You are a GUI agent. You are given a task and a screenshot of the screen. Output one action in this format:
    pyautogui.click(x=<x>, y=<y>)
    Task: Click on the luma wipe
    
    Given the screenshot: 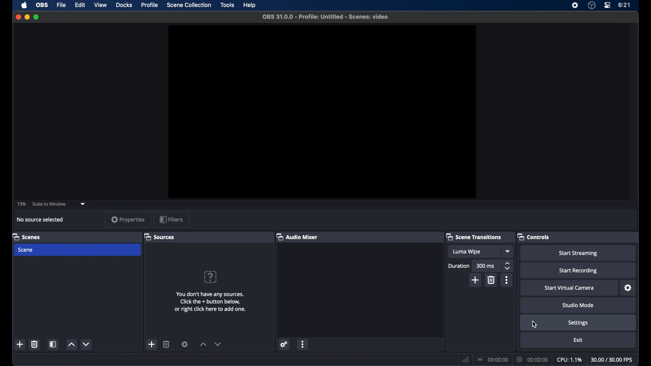 What is the action you would take?
    pyautogui.click(x=467, y=251)
    